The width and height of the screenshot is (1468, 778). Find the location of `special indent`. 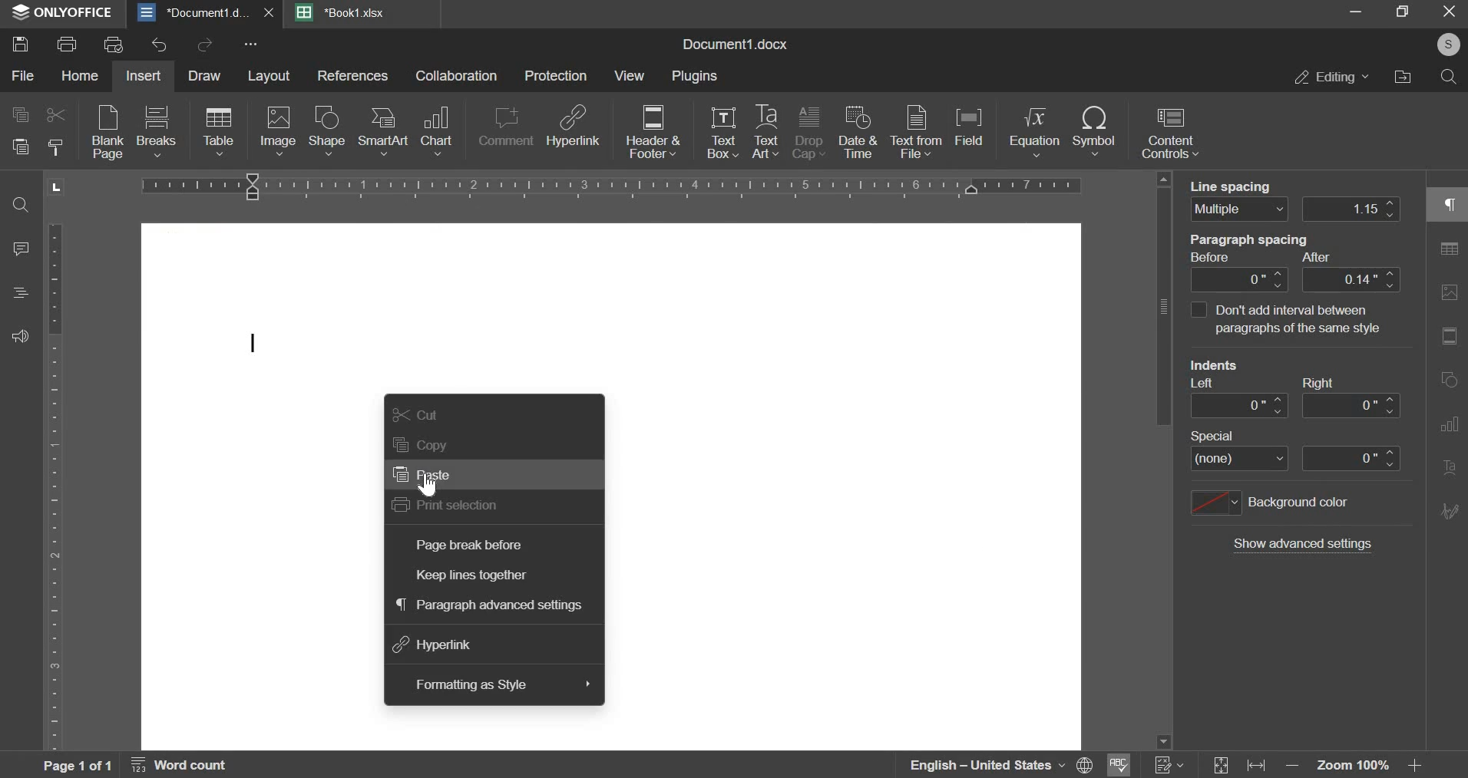

special indent is located at coordinates (1238, 460).